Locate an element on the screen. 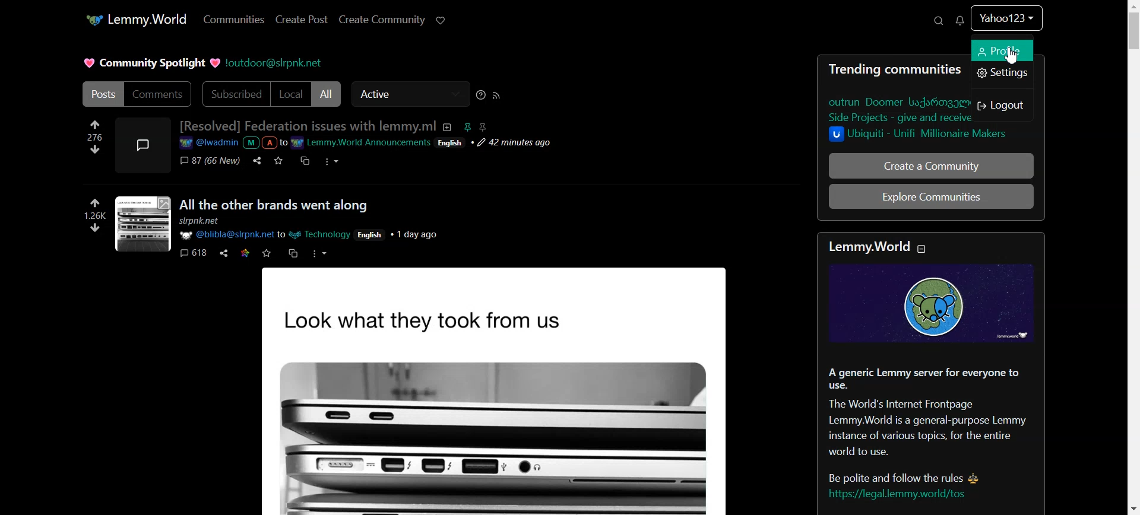 The image size is (1140, 515). Upvote is located at coordinates (93, 129).